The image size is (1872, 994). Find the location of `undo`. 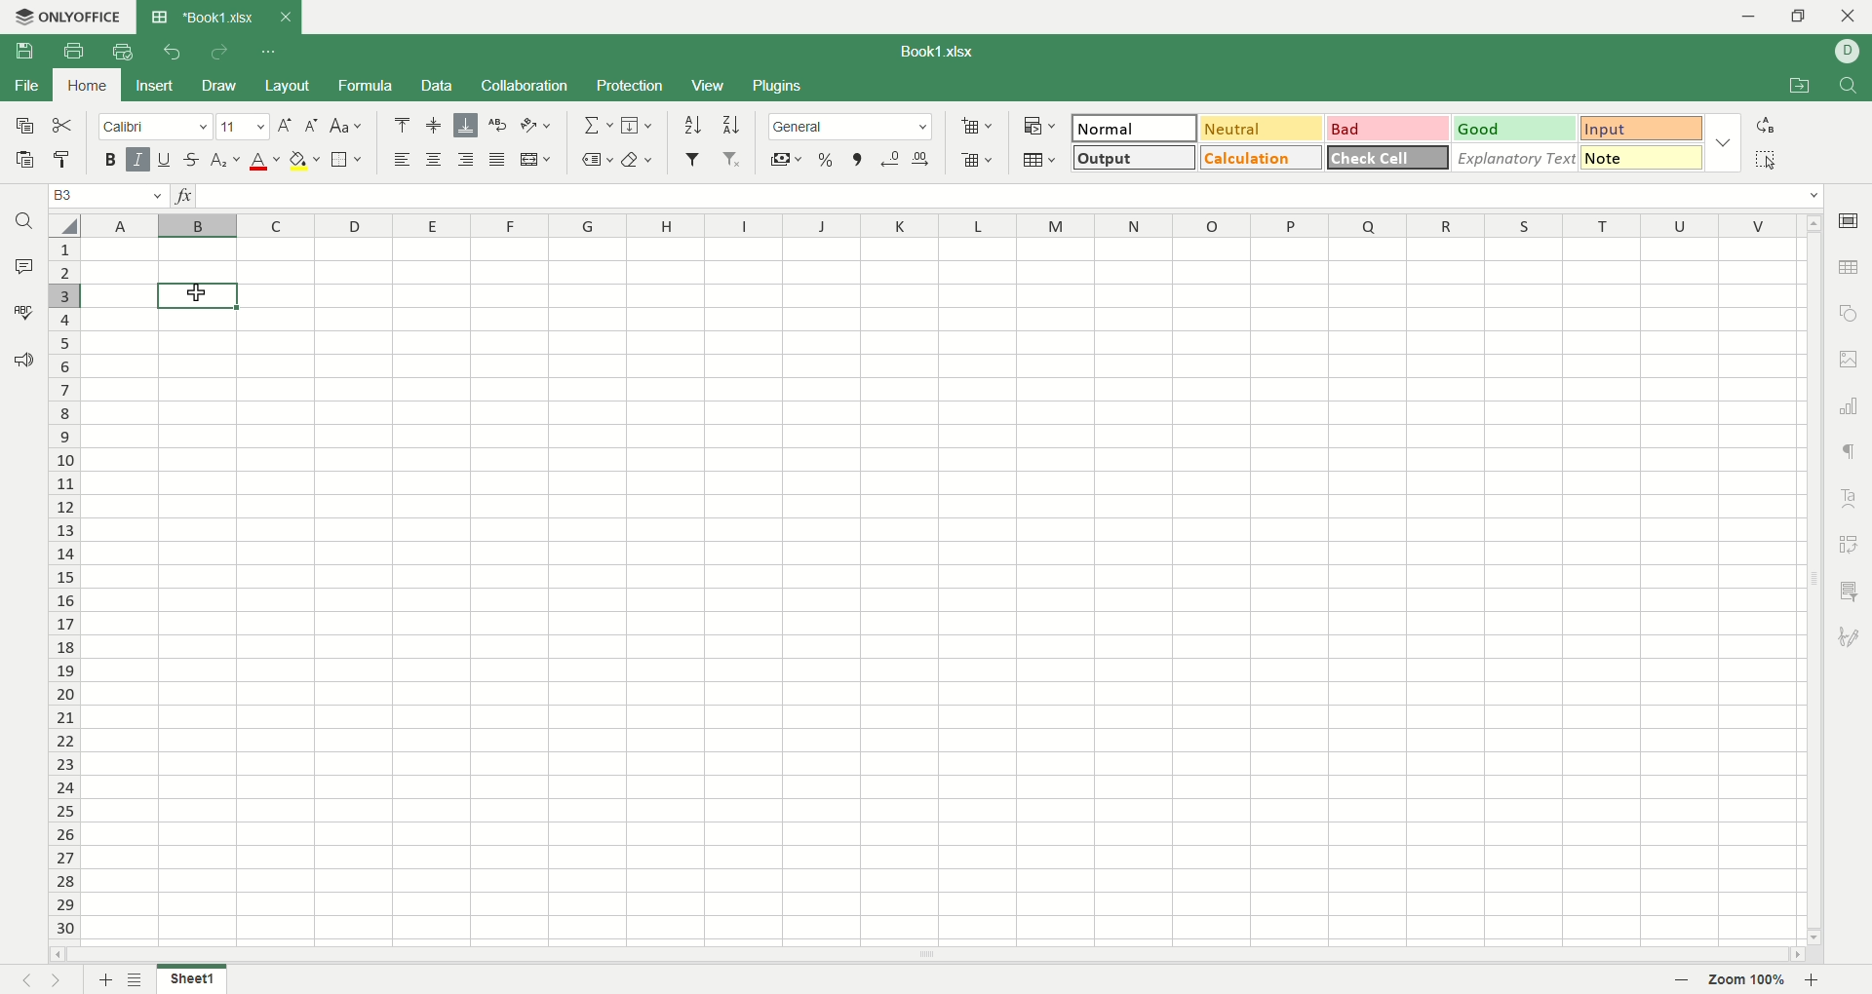

undo is located at coordinates (174, 51).